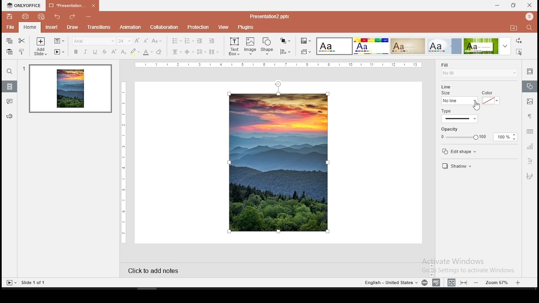 Image resolution: width=539 pixels, height=303 pixels. Describe the element at coordinates (36, 282) in the screenshot. I see `slide 1 of 1` at that location.